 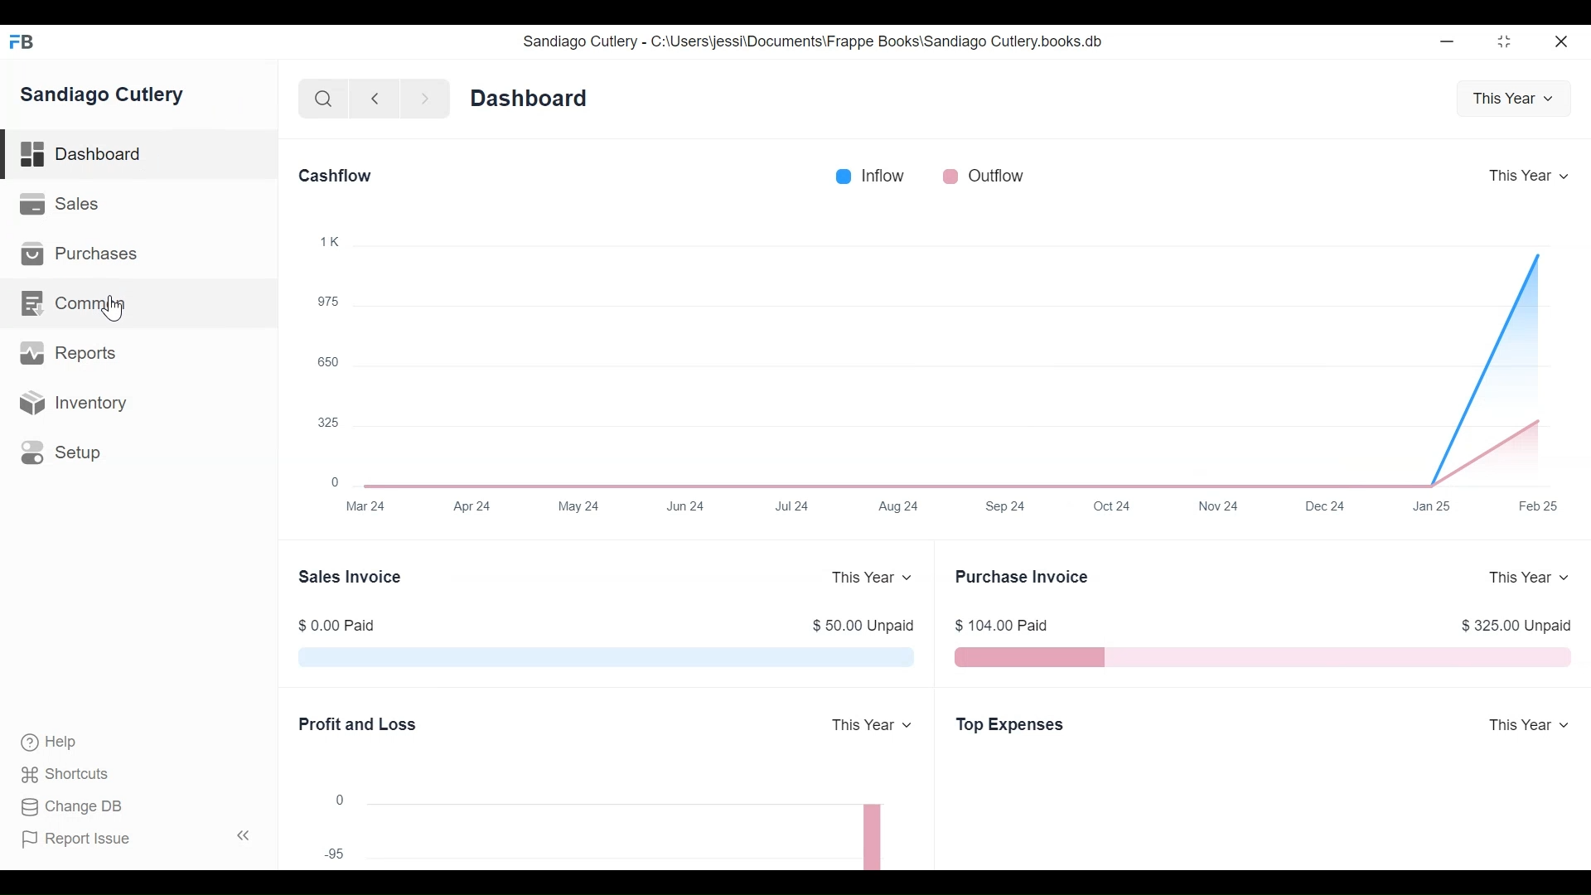 I want to click on Feb 25, so click(x=1534, y=506).